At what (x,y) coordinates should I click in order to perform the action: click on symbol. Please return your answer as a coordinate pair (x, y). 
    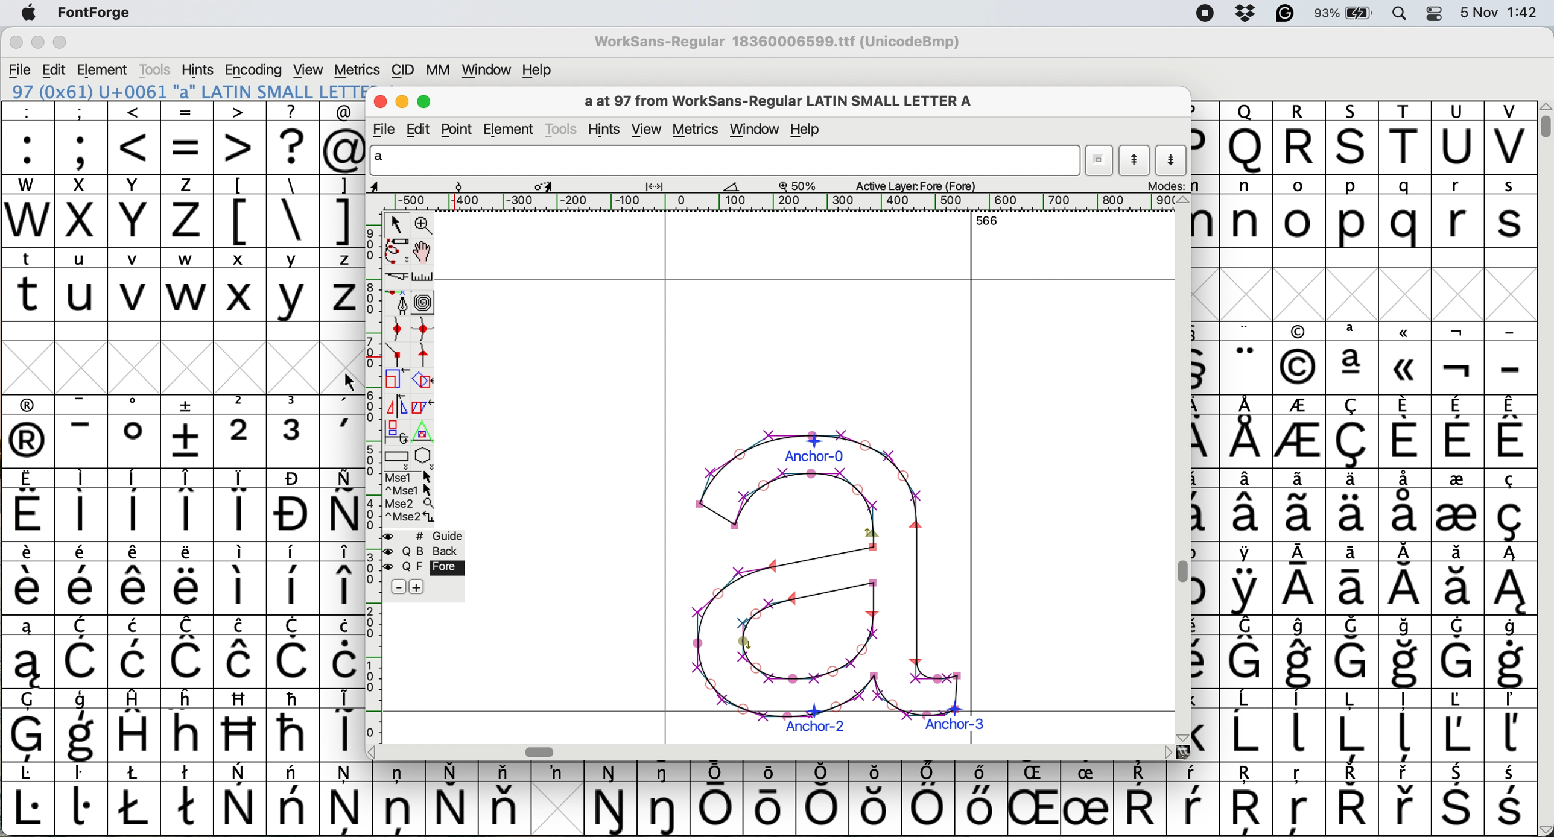
    Looking at the image, I should click on (1353, 652).